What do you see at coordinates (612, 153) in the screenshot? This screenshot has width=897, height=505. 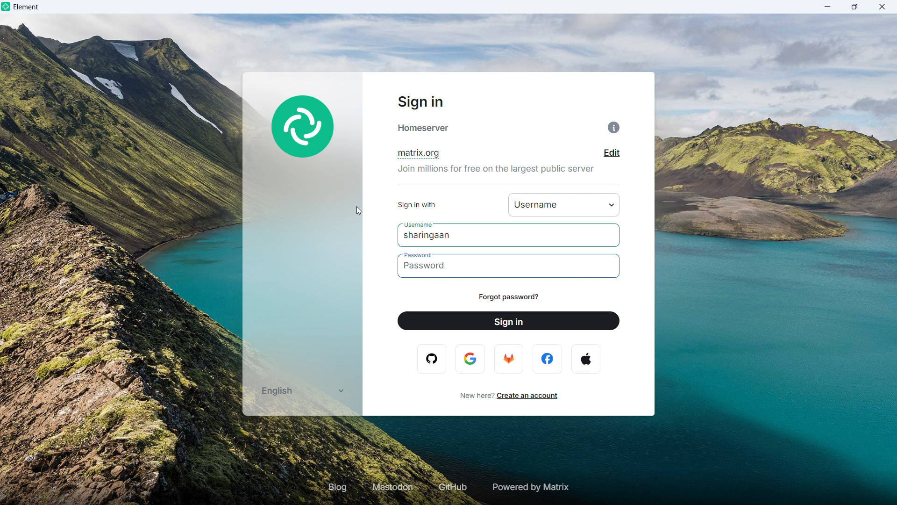 I see `Edit domain ` at bounding box center [612, 153].